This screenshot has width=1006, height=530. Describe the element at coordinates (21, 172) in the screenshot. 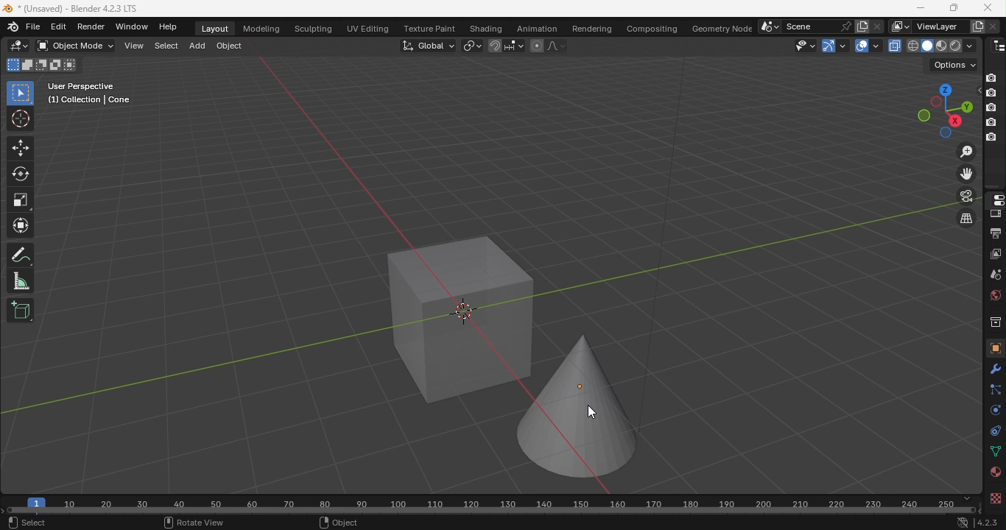

I see `Roatate` at that location.